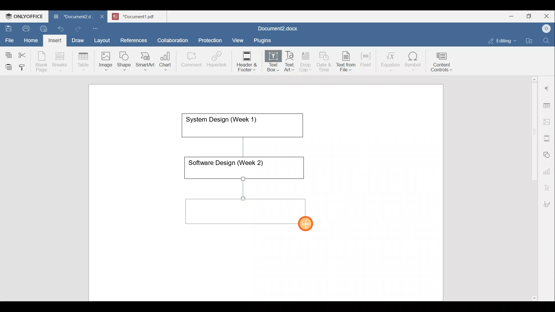 This screenshot has width=555, height=312. What do you see at coordinates (8, 27) in the screenshot?
I see `Save` at bounding box center [8, 27].